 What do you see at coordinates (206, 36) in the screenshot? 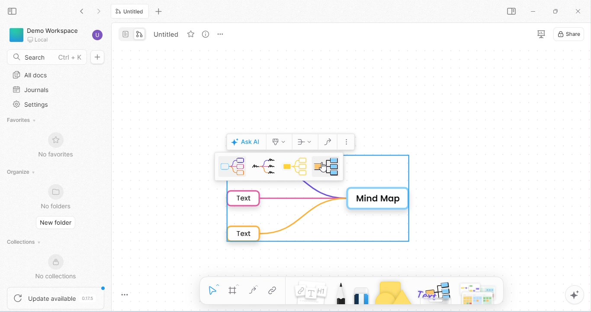
I see `view option` at bounding box center [206, 36].